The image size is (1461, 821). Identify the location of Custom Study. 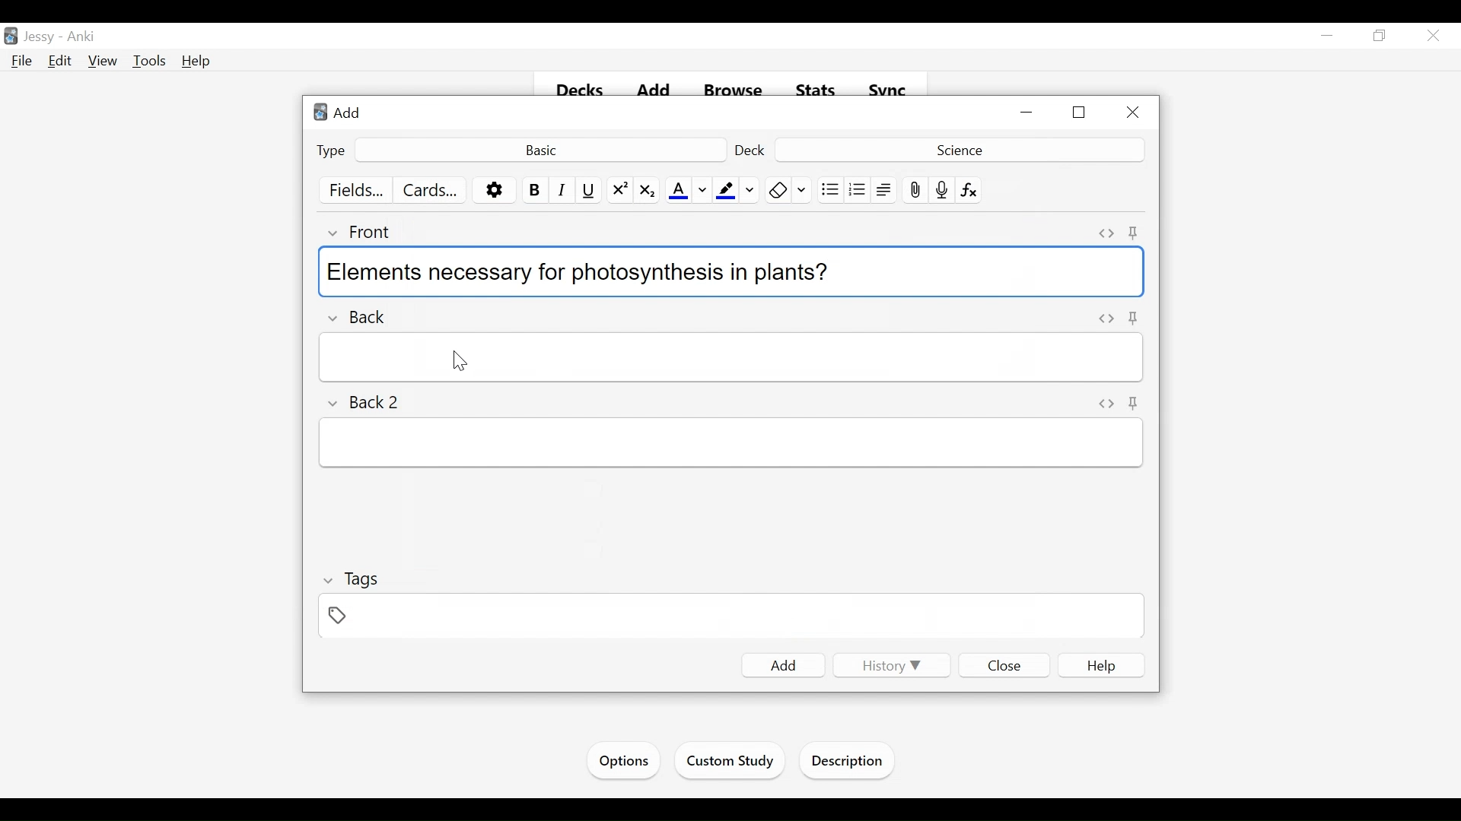
(731, 763).